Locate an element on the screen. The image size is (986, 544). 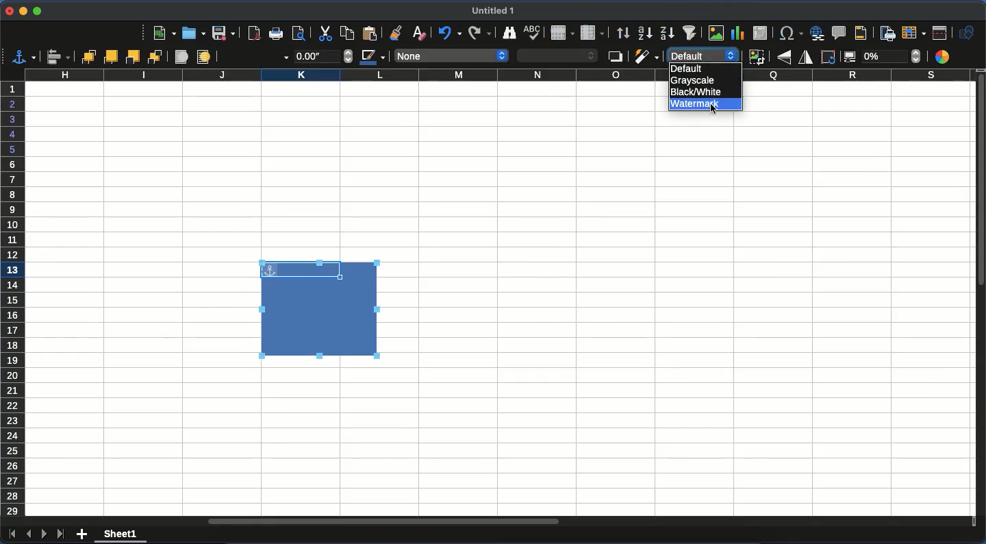
vertical scroll  bar is located at coordinates (980, 184).